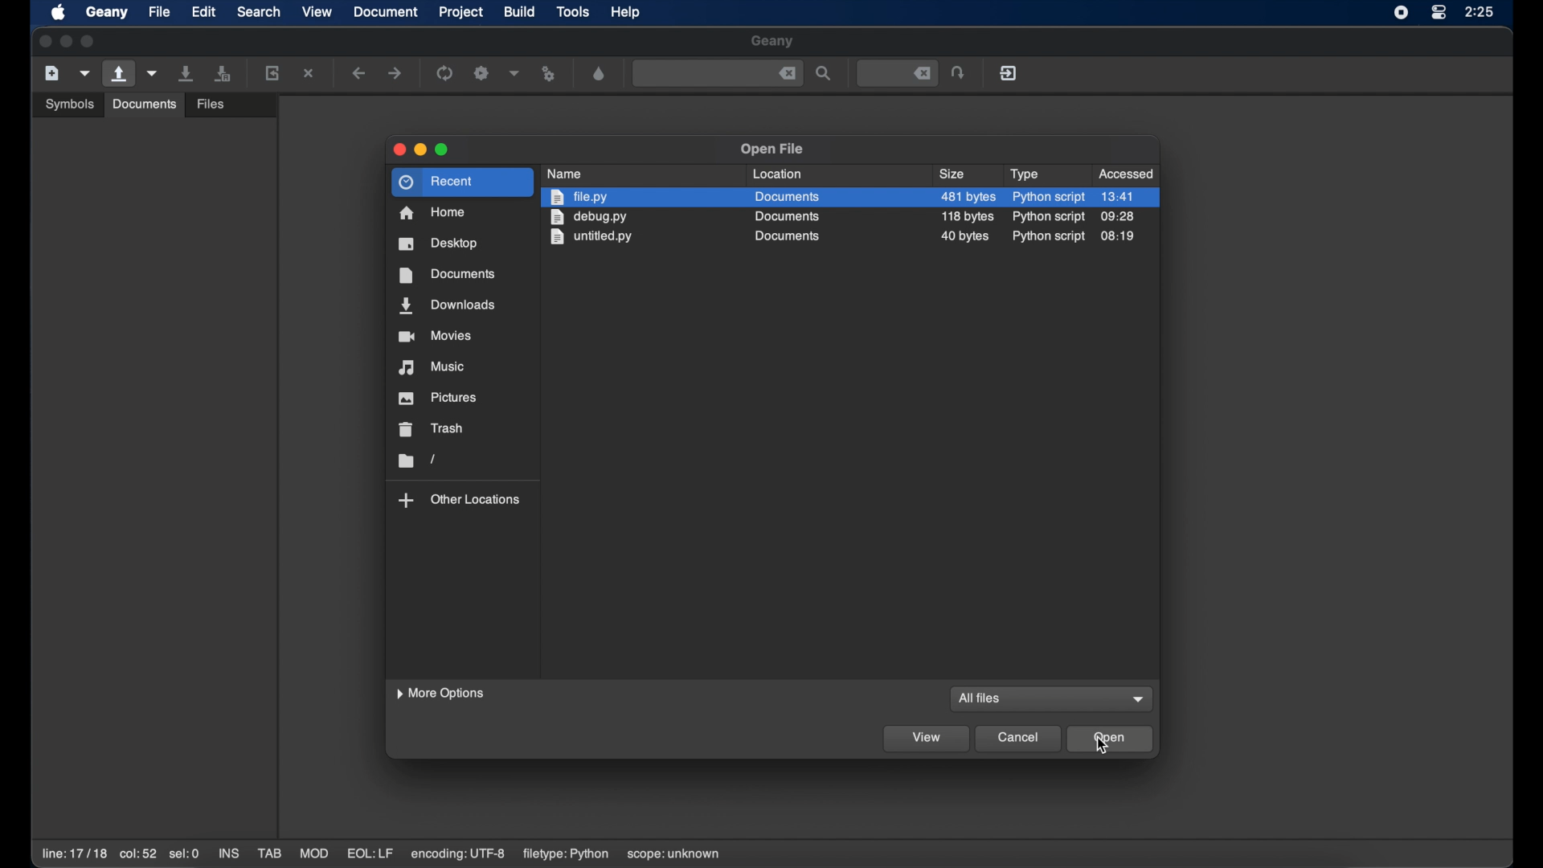  I want to click on size, so click(954, 174).